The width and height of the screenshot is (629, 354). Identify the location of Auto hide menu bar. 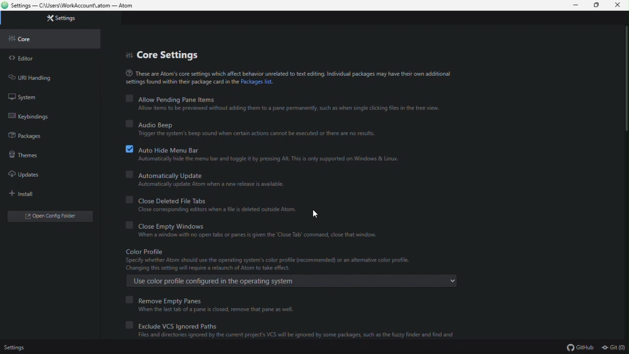
(267, 153).